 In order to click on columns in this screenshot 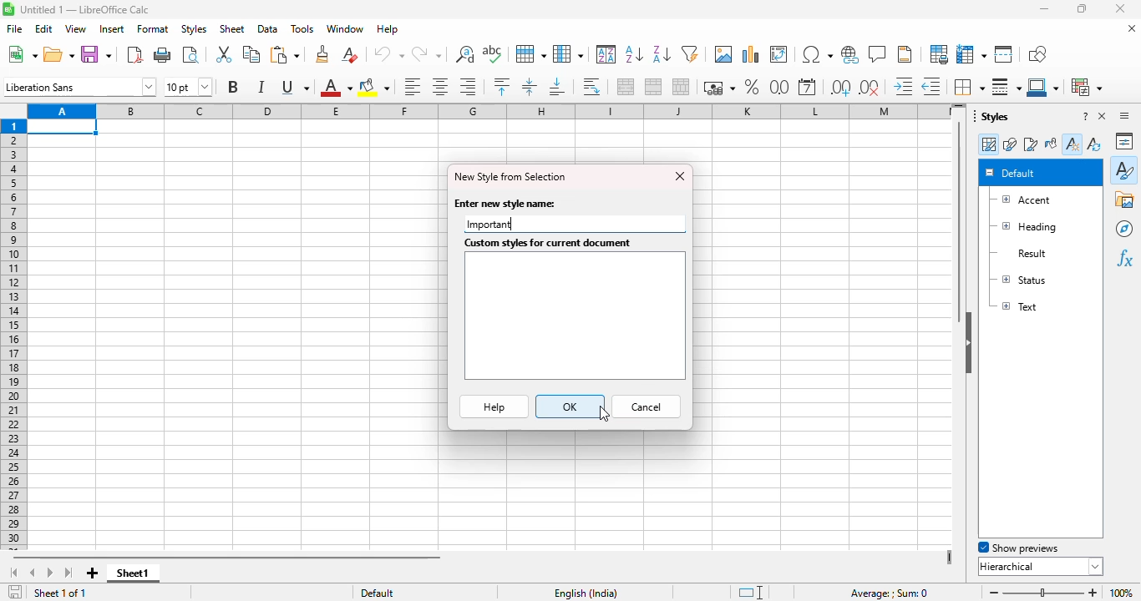, I will do `click(485, 111)`.